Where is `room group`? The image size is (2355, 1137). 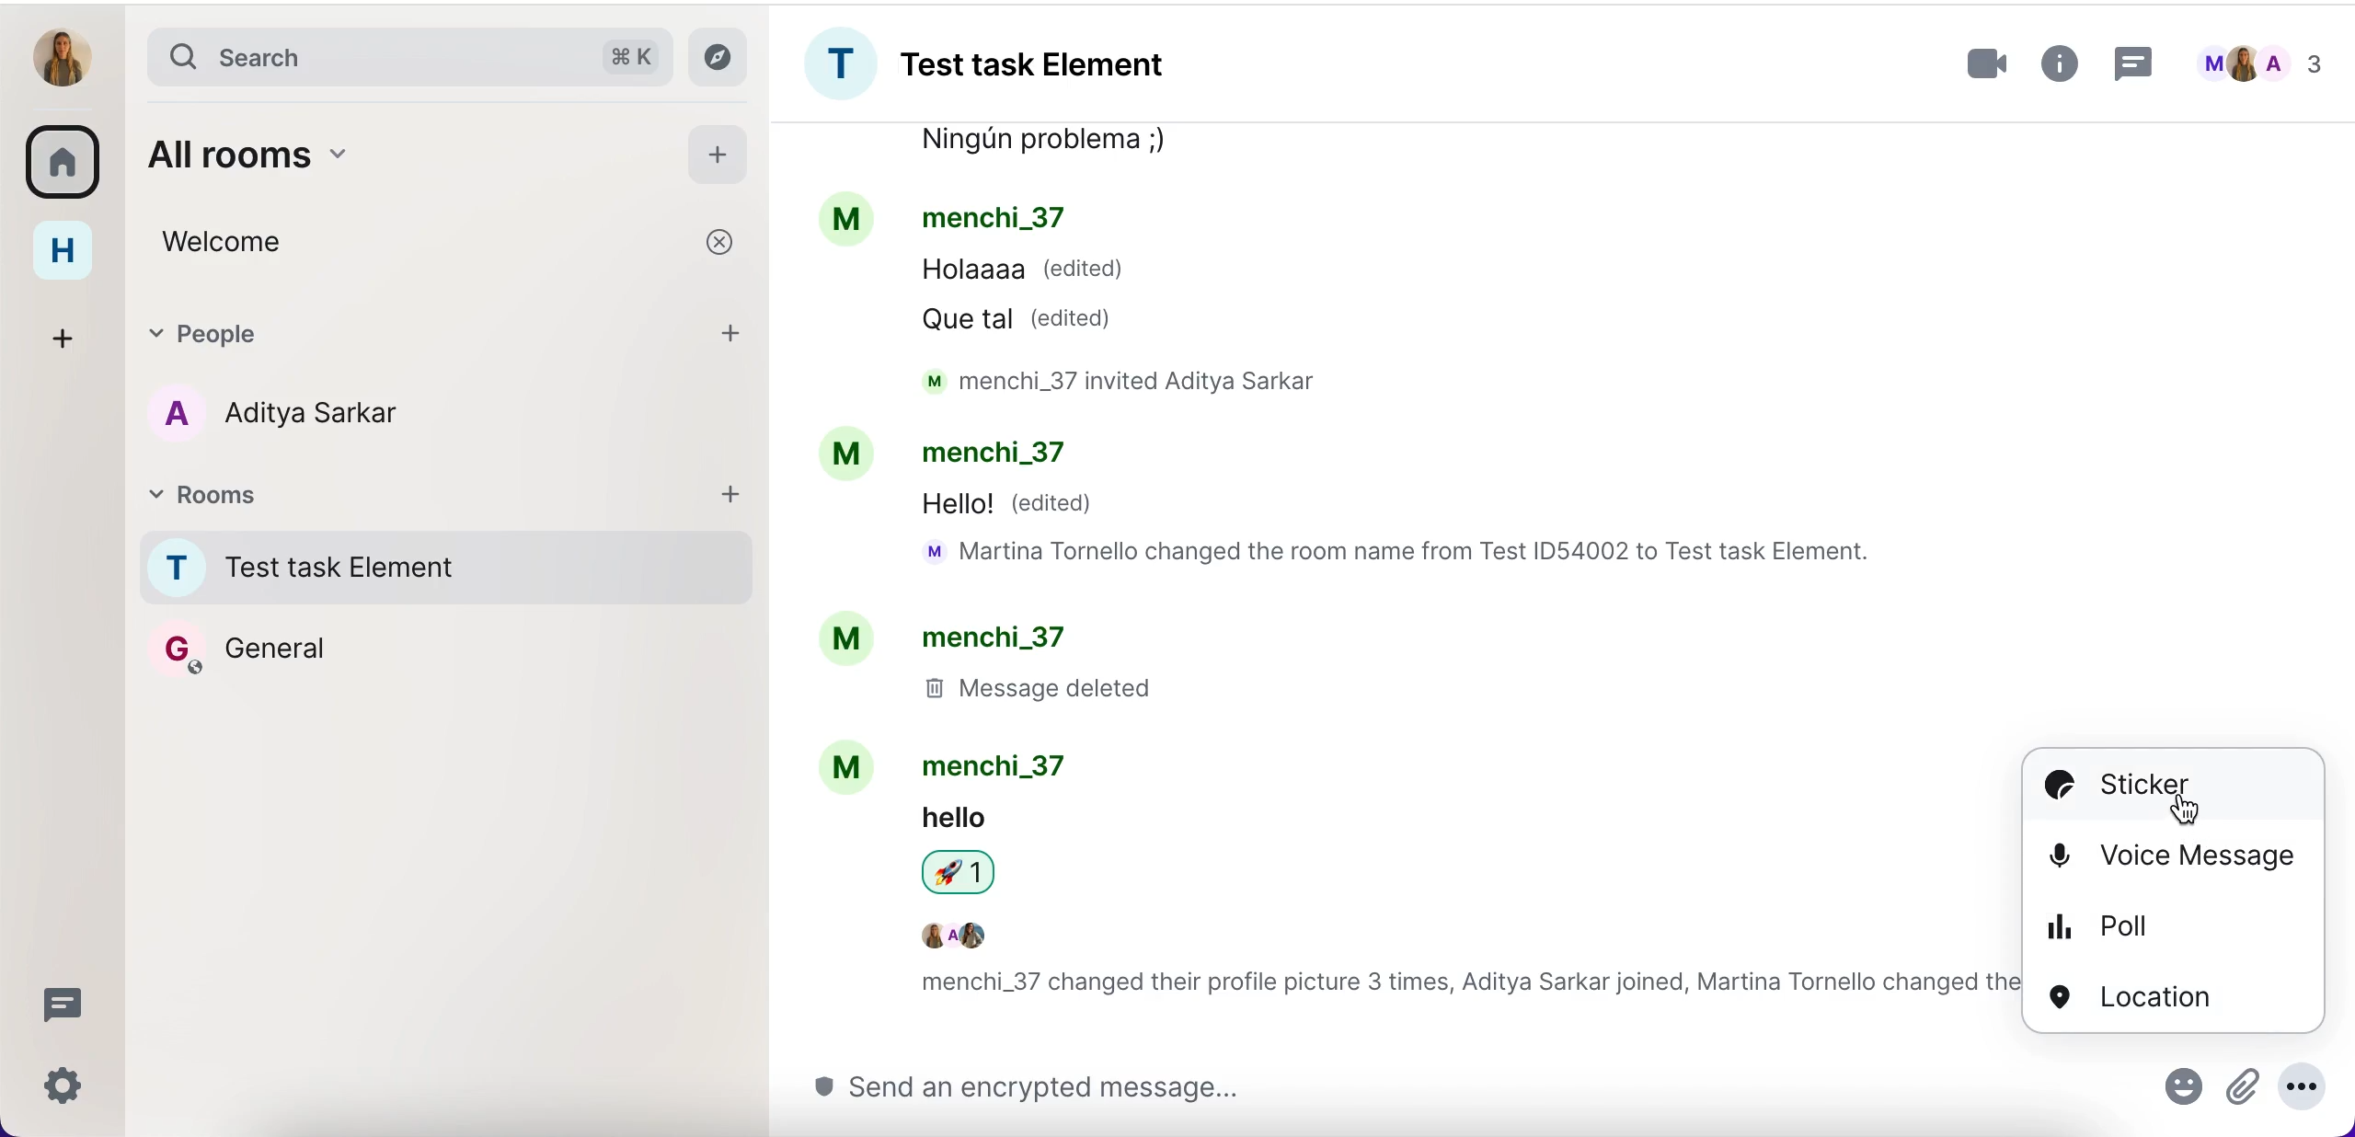
room group is located at coordinates (1047, 65).